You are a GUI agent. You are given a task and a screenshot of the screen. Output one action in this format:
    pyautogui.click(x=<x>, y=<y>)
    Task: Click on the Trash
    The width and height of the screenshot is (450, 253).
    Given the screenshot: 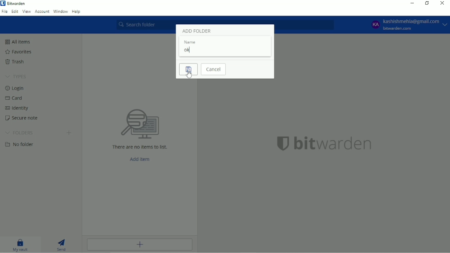 What is the action you would take?
    pyautogui.click(x=15, y=62)
    